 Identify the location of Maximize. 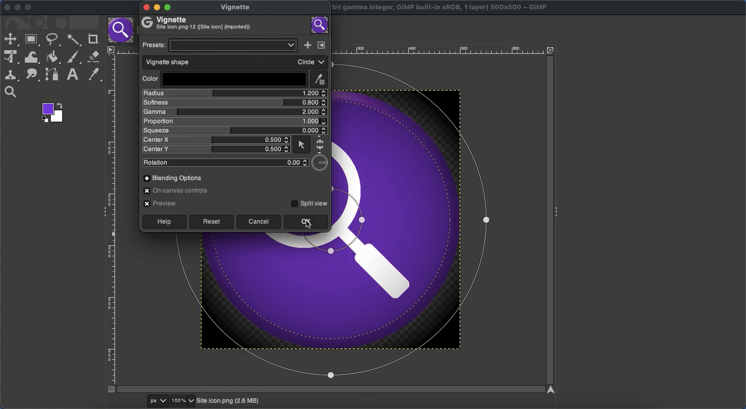
(28, 8).